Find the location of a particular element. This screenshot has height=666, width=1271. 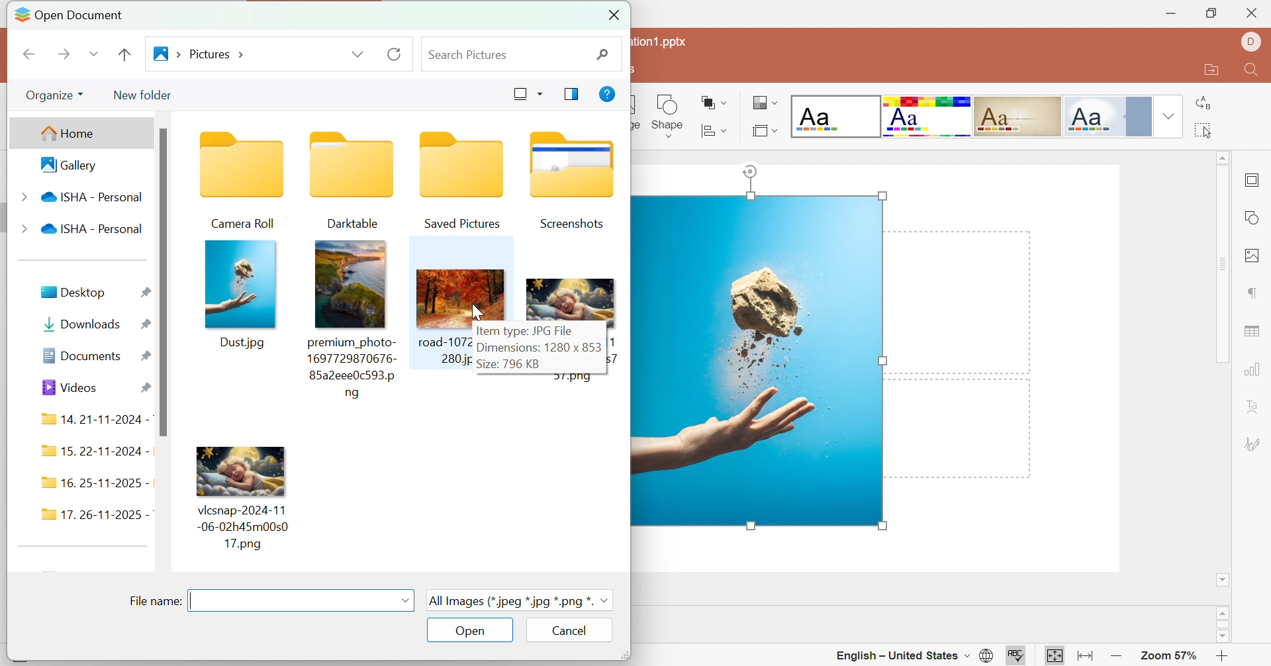

scroll bar is located at coordinates (1223, 624).